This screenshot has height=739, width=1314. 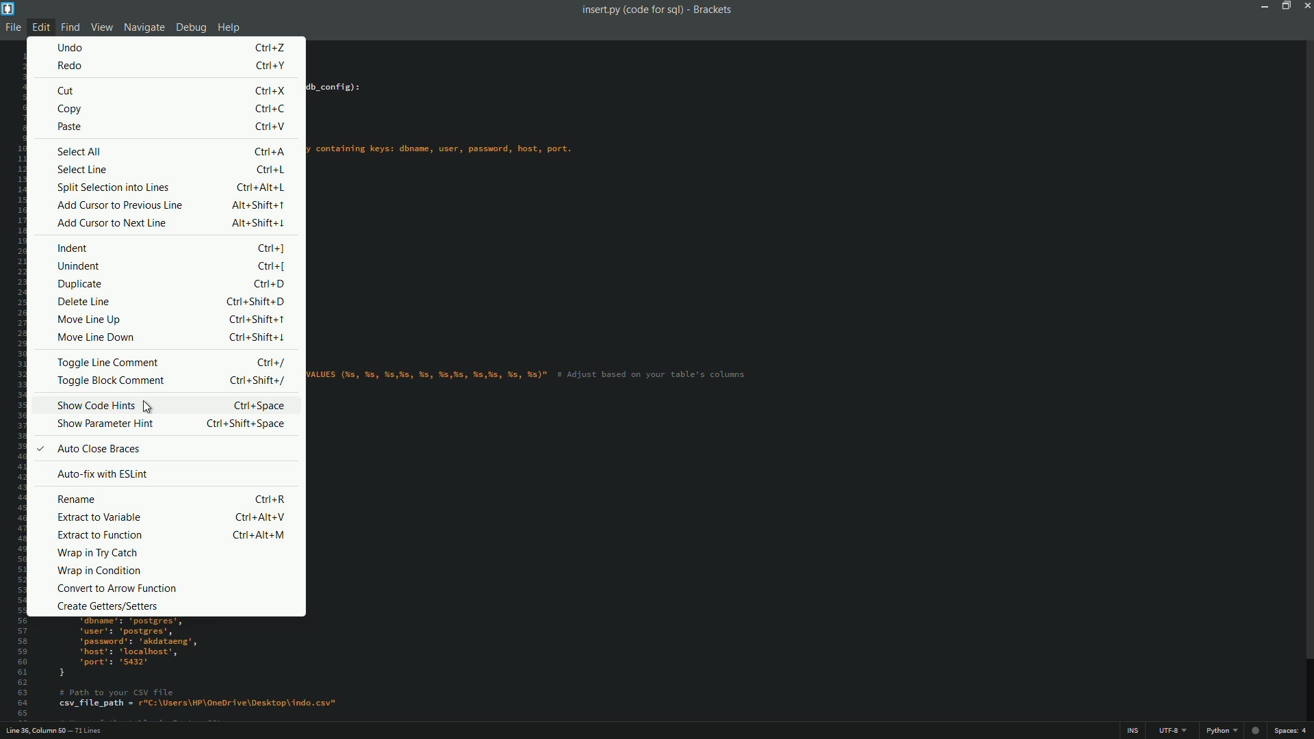 I want to click on space, so click(x=1293, y=732).